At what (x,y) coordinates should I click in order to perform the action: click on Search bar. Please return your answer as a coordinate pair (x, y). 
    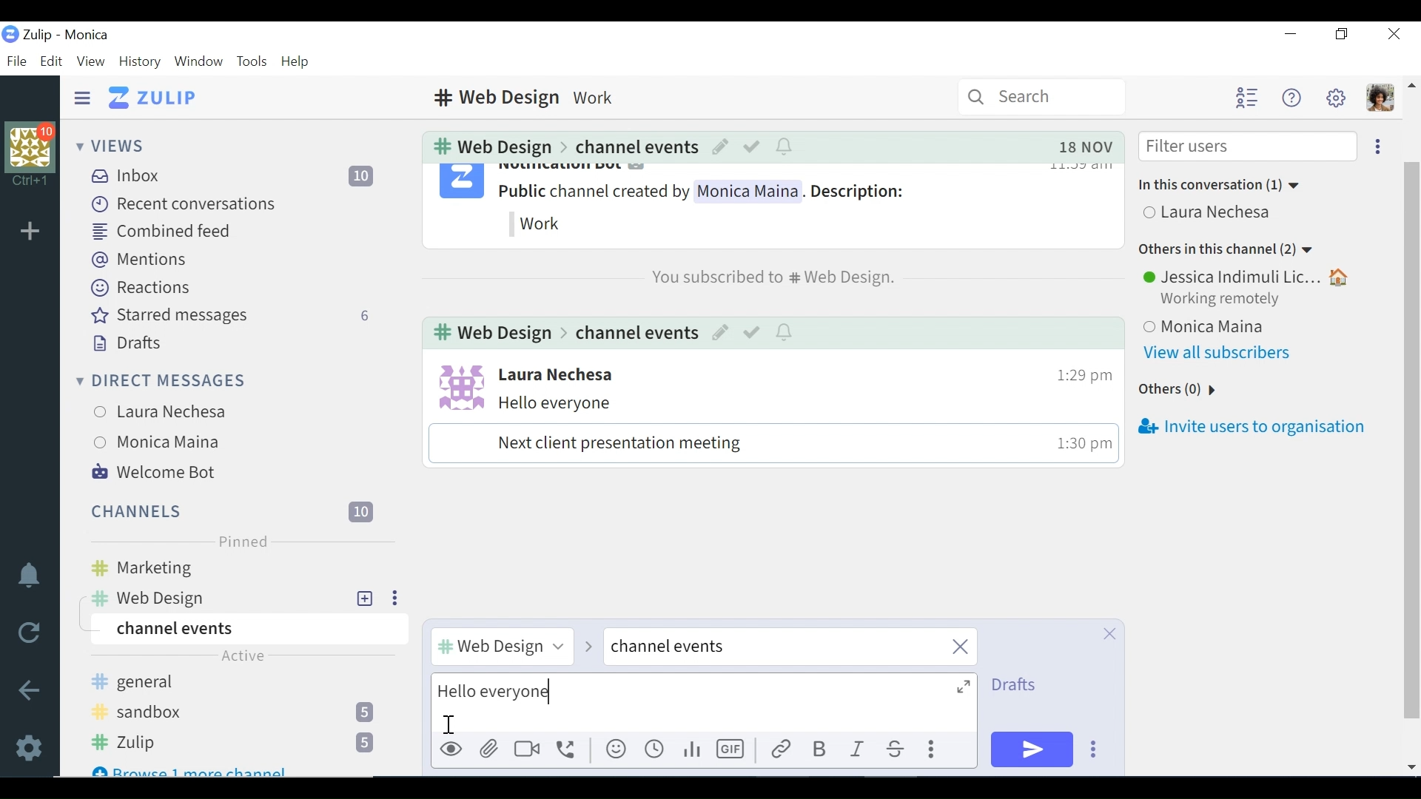
    Looking at the image, I should click on (1042, 96).